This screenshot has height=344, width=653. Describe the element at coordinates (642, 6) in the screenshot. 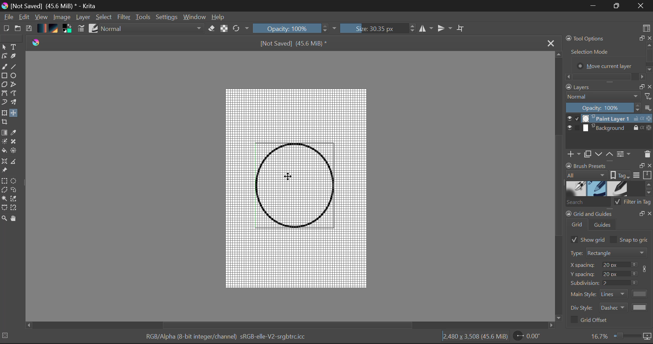

I see `Close` at that location.